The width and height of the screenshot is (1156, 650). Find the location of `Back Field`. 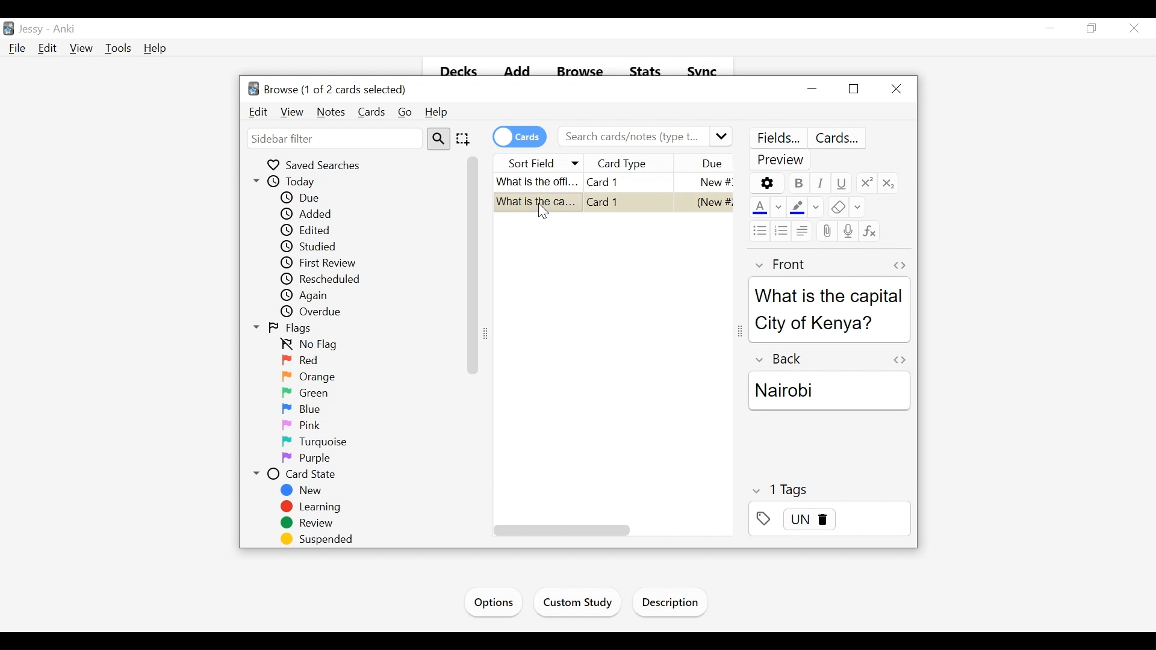

Back Field is located at coordinates (831, 419).